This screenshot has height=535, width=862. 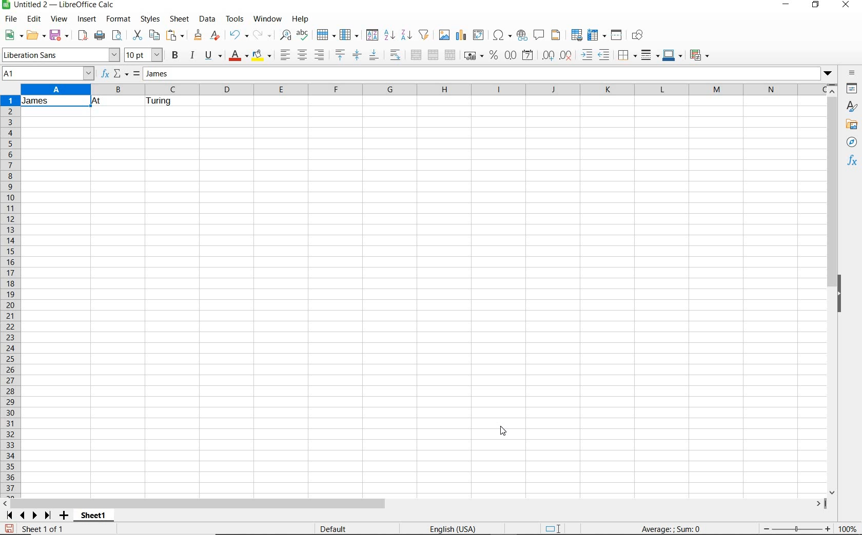 I want to click on underline, so click(x=213, y=55).